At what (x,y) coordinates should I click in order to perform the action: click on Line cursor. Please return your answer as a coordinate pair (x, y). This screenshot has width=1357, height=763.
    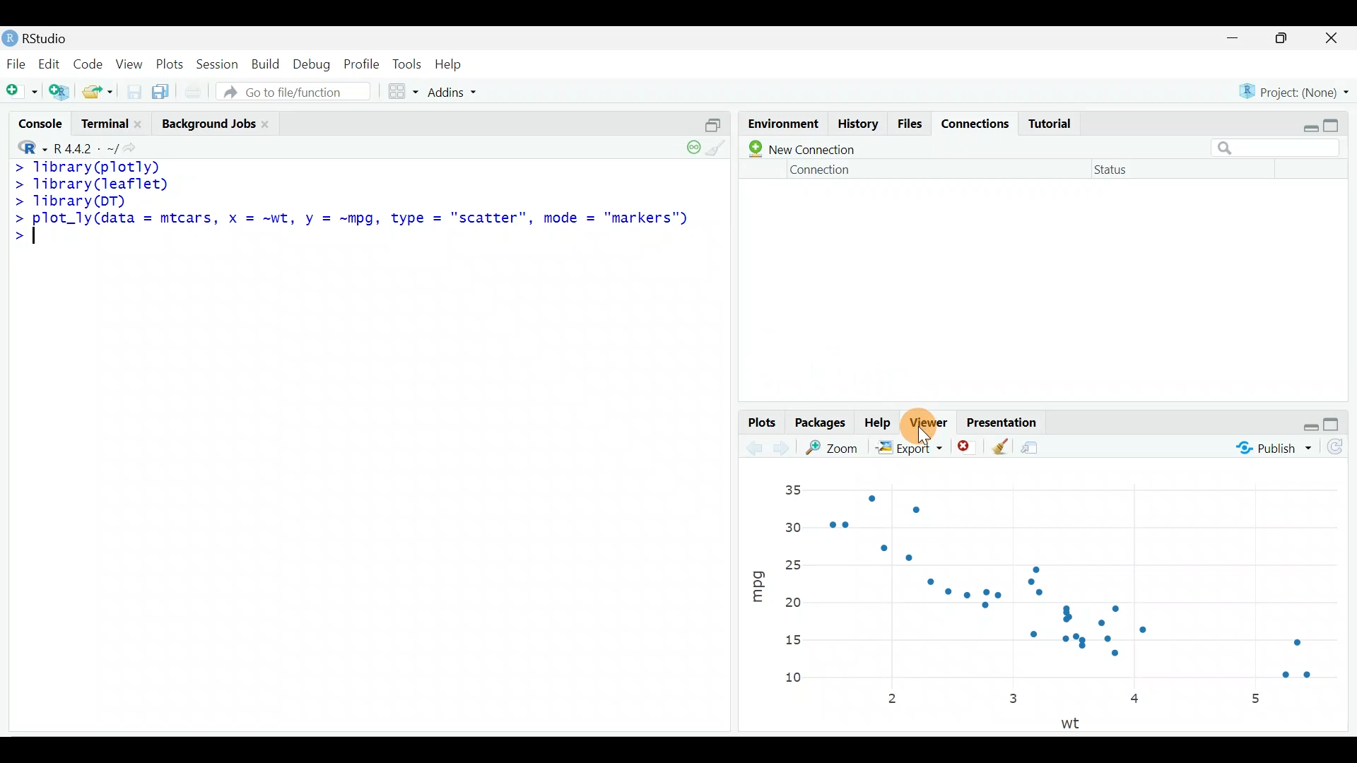
    Looking at the image, I should click on (38, 242).